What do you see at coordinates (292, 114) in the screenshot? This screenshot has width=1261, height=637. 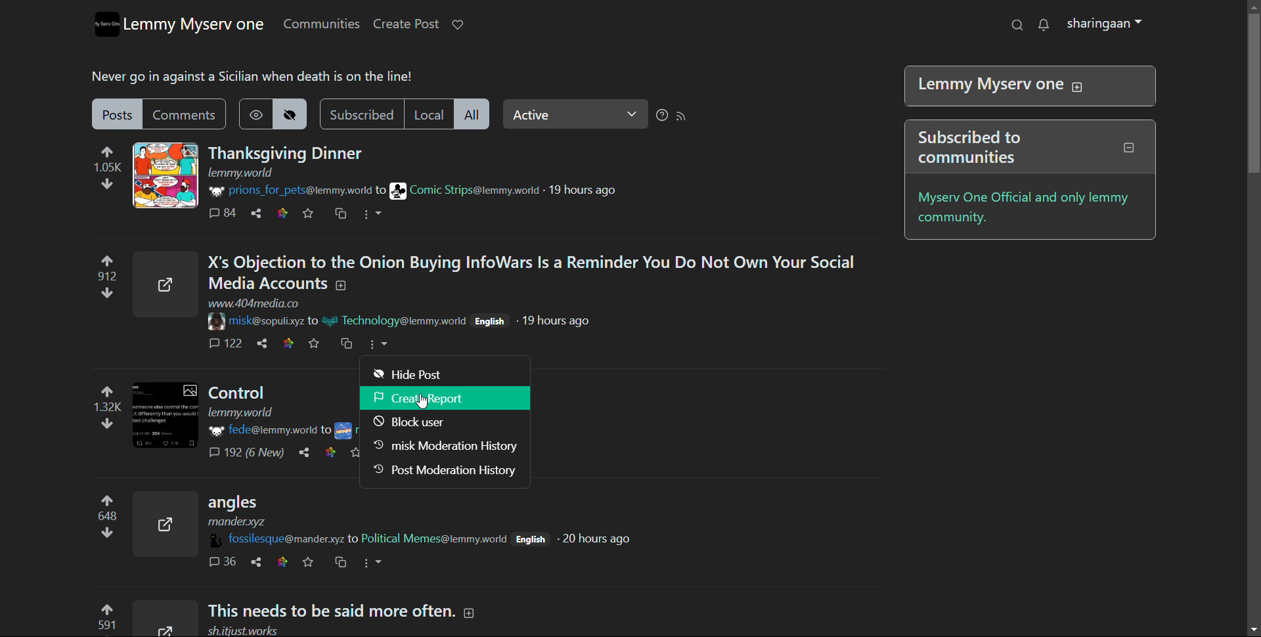 I see `hide posts` at bounding box center [292, 114].